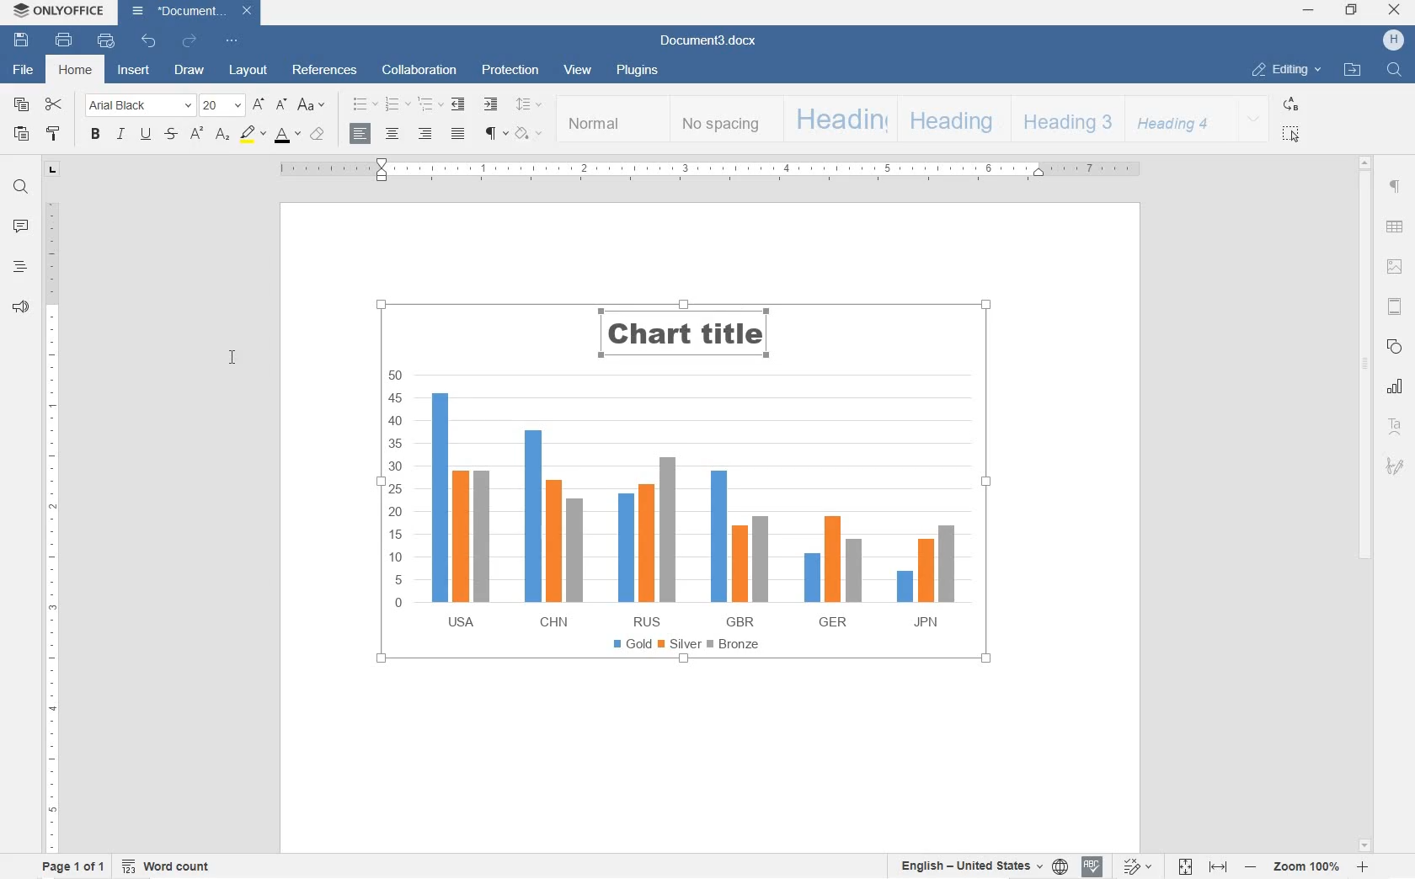 The image size is (1415, 879). I want to click on CHART, so click(1393, 386).